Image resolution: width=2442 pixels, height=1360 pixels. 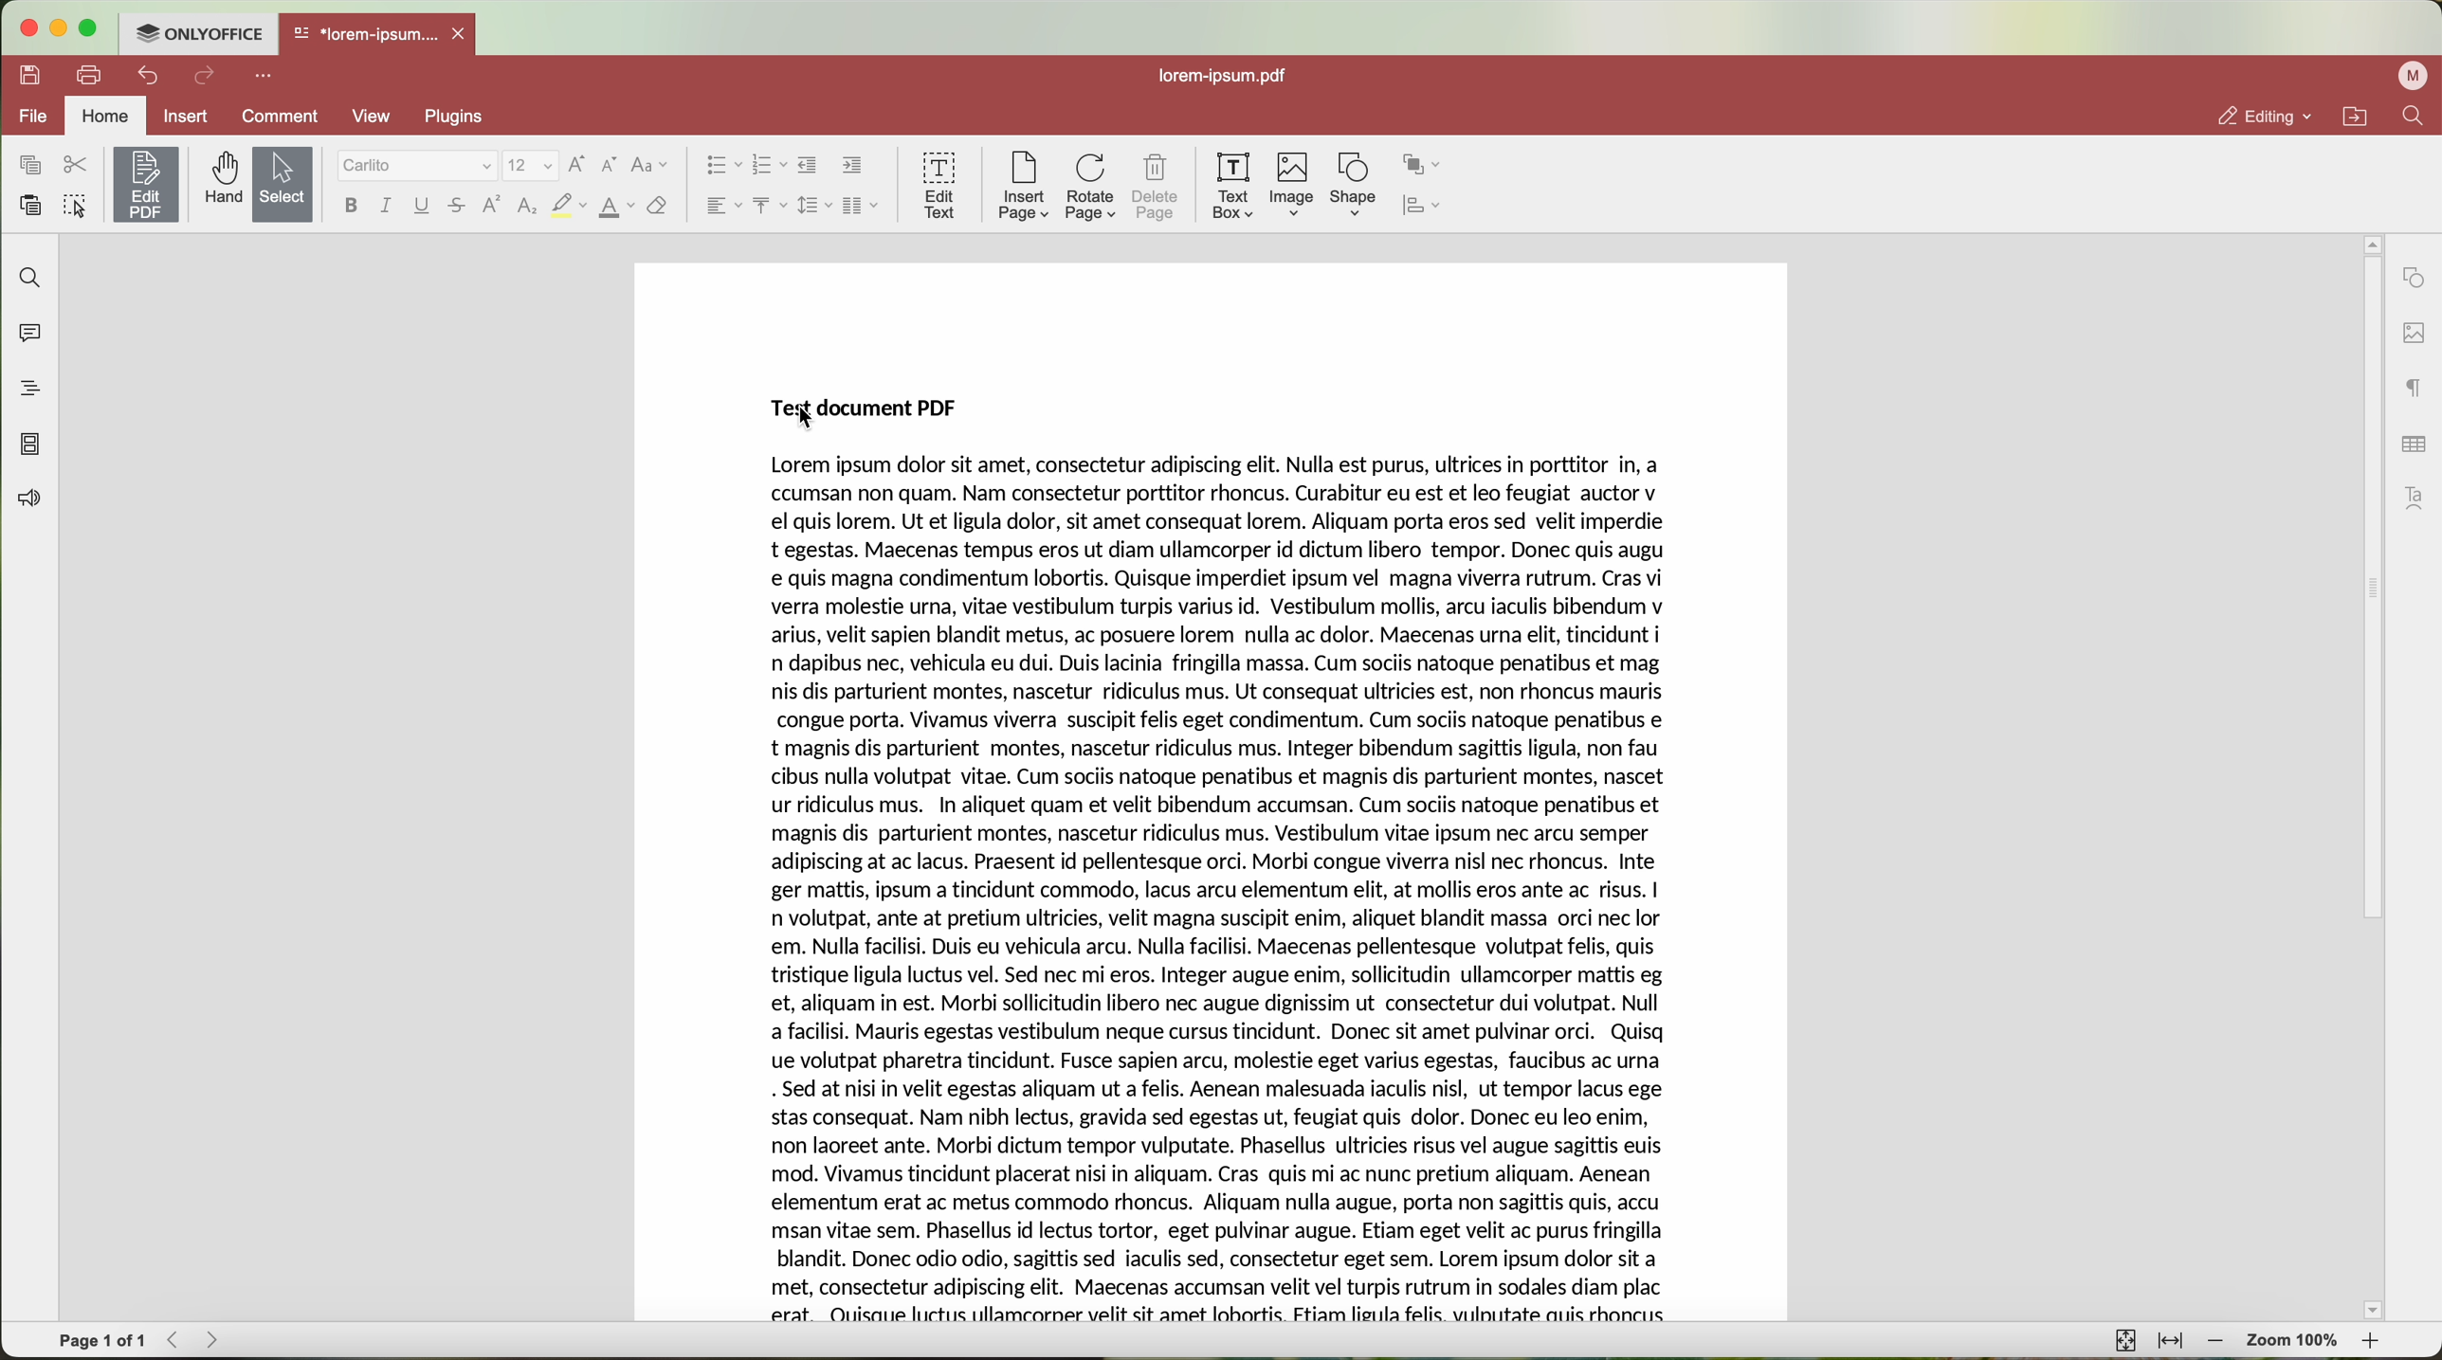 I want to click on insert columns, so click(x=864, y=206).